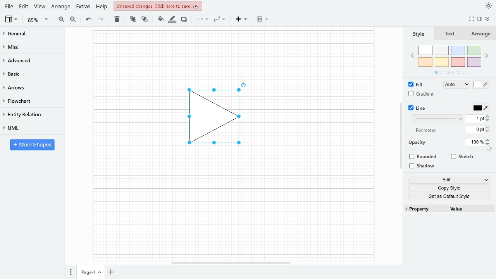  I want to click on File, so click(9, 6).